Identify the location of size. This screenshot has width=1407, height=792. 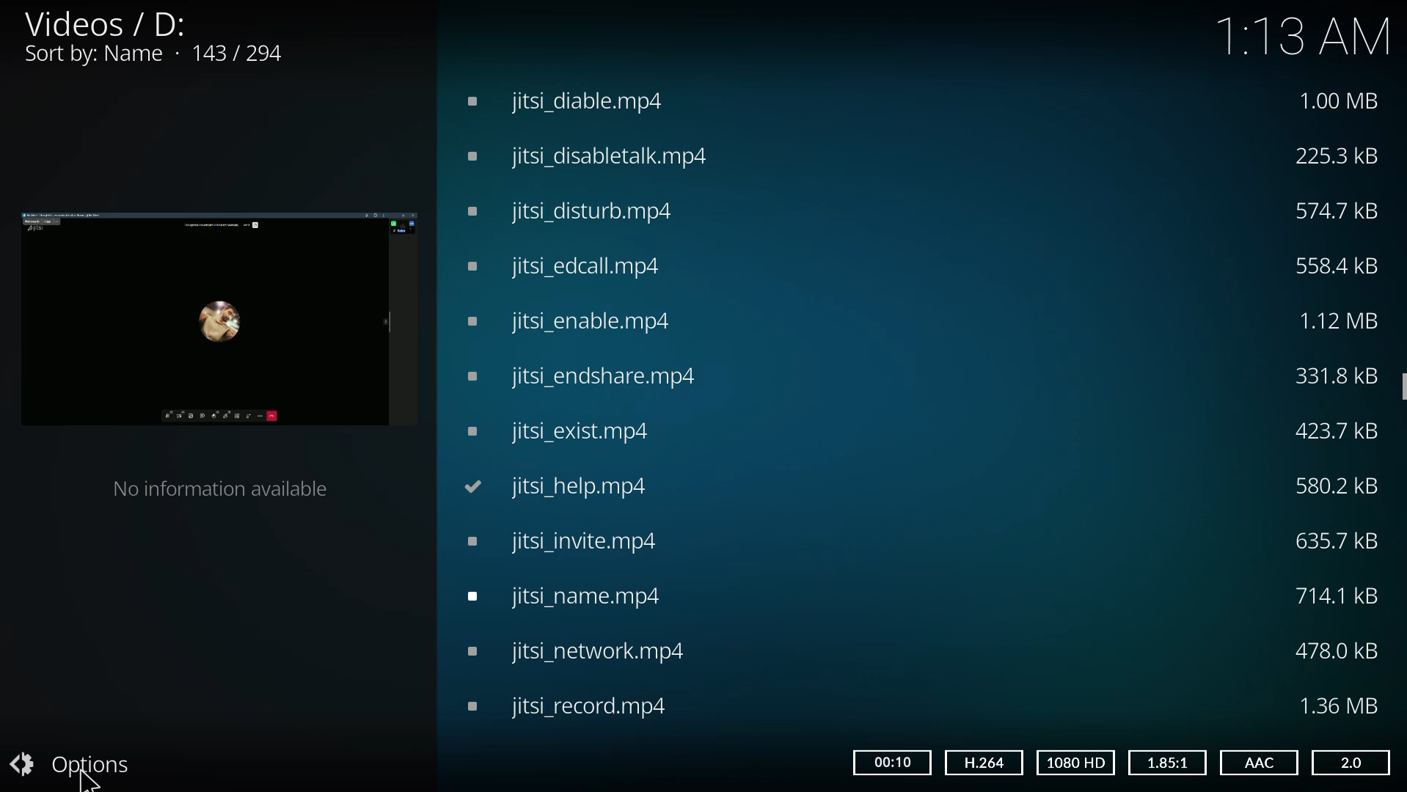
(1340, 538).